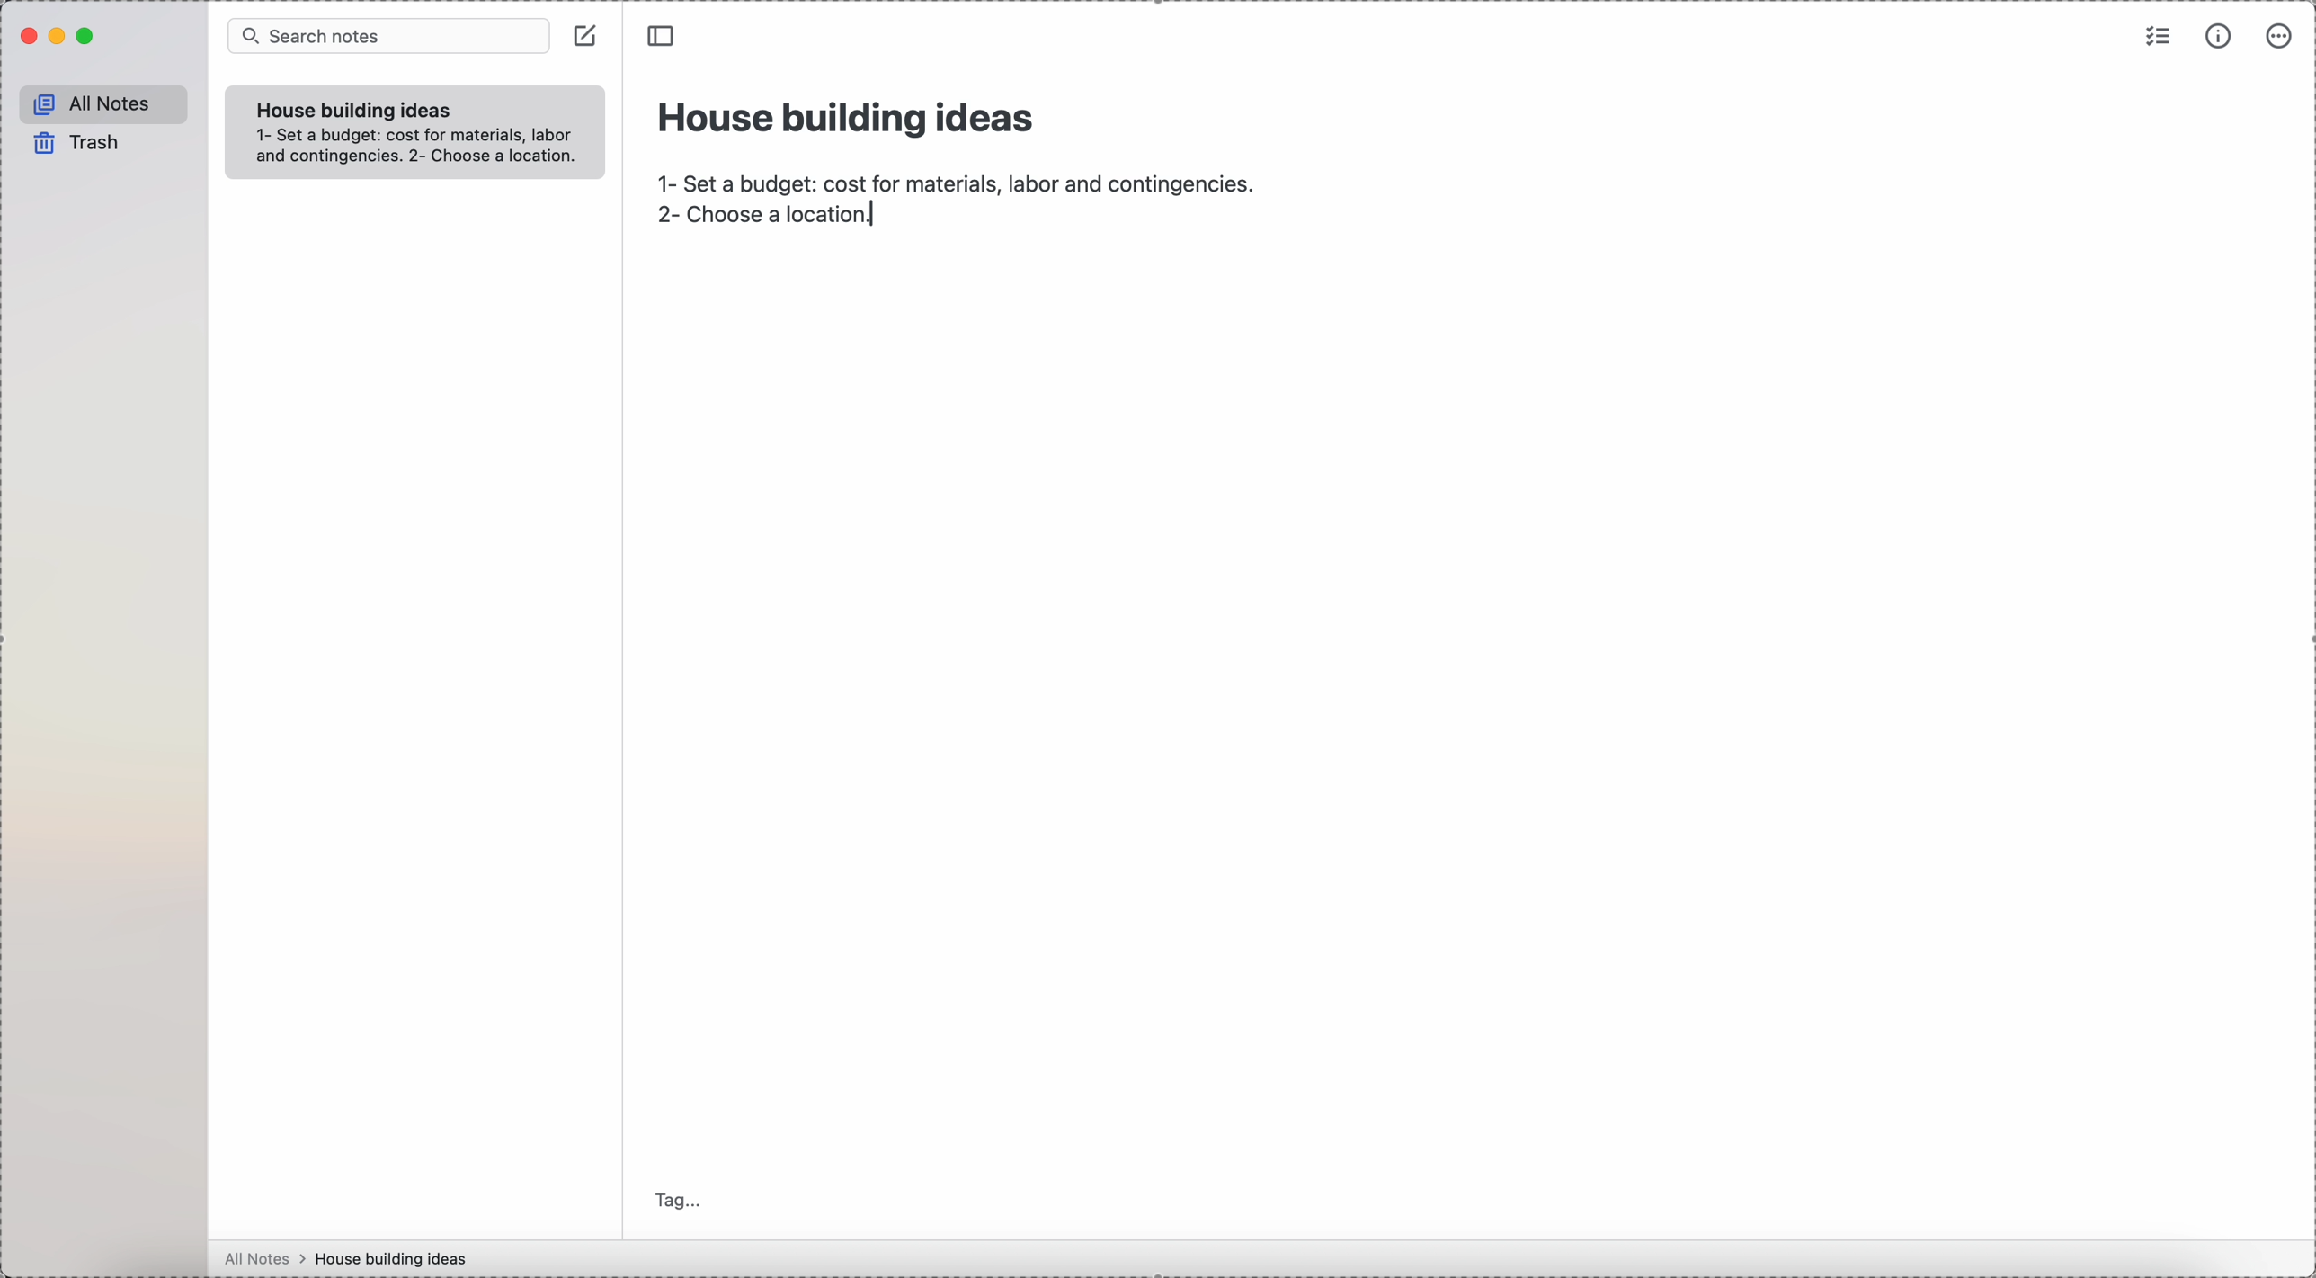 The height and width of the screenshot is (1278, 2316). I want to click on house building ideas, so click(849, 115).